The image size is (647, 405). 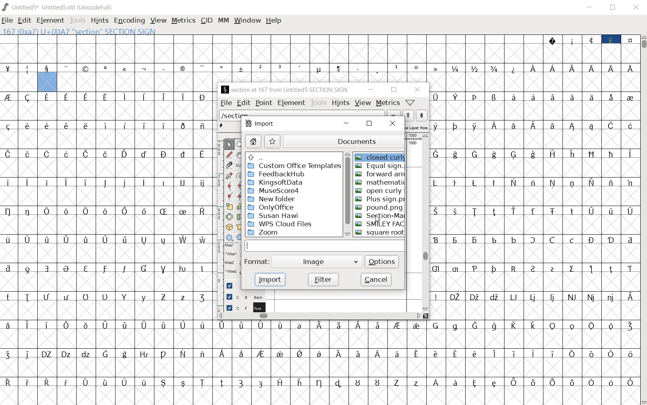 What do you see at coordinates (348, 193) in the screenshot?
I see `scrollbar` at bounding box center [348, 193].